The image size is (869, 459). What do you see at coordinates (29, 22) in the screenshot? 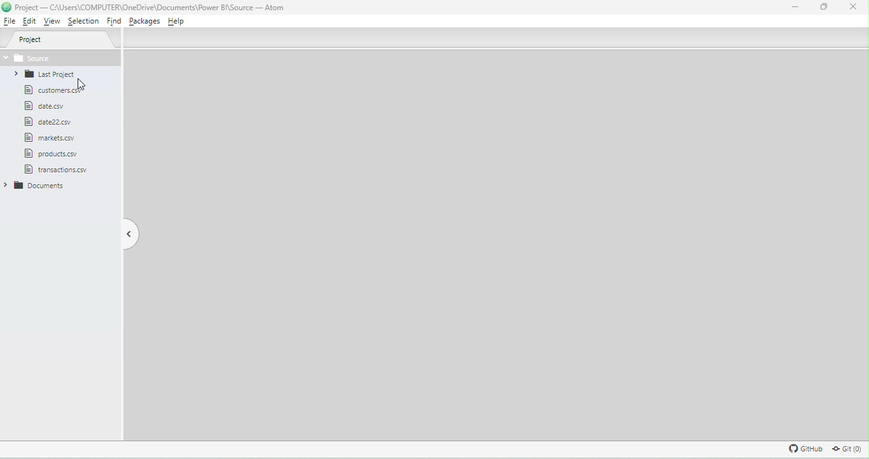
I see `Edit` at bounding box center [29, 22].